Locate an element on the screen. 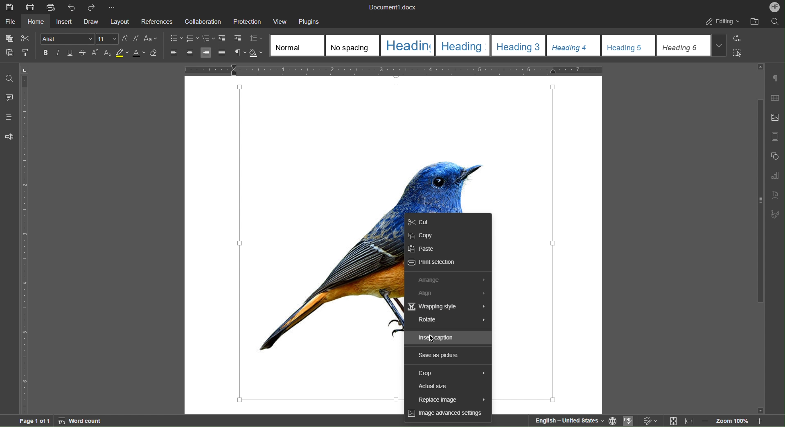 Image resolution: width=785 pixels, height=427 pixels. Wrapping Style is located at coordinates (448, 307).